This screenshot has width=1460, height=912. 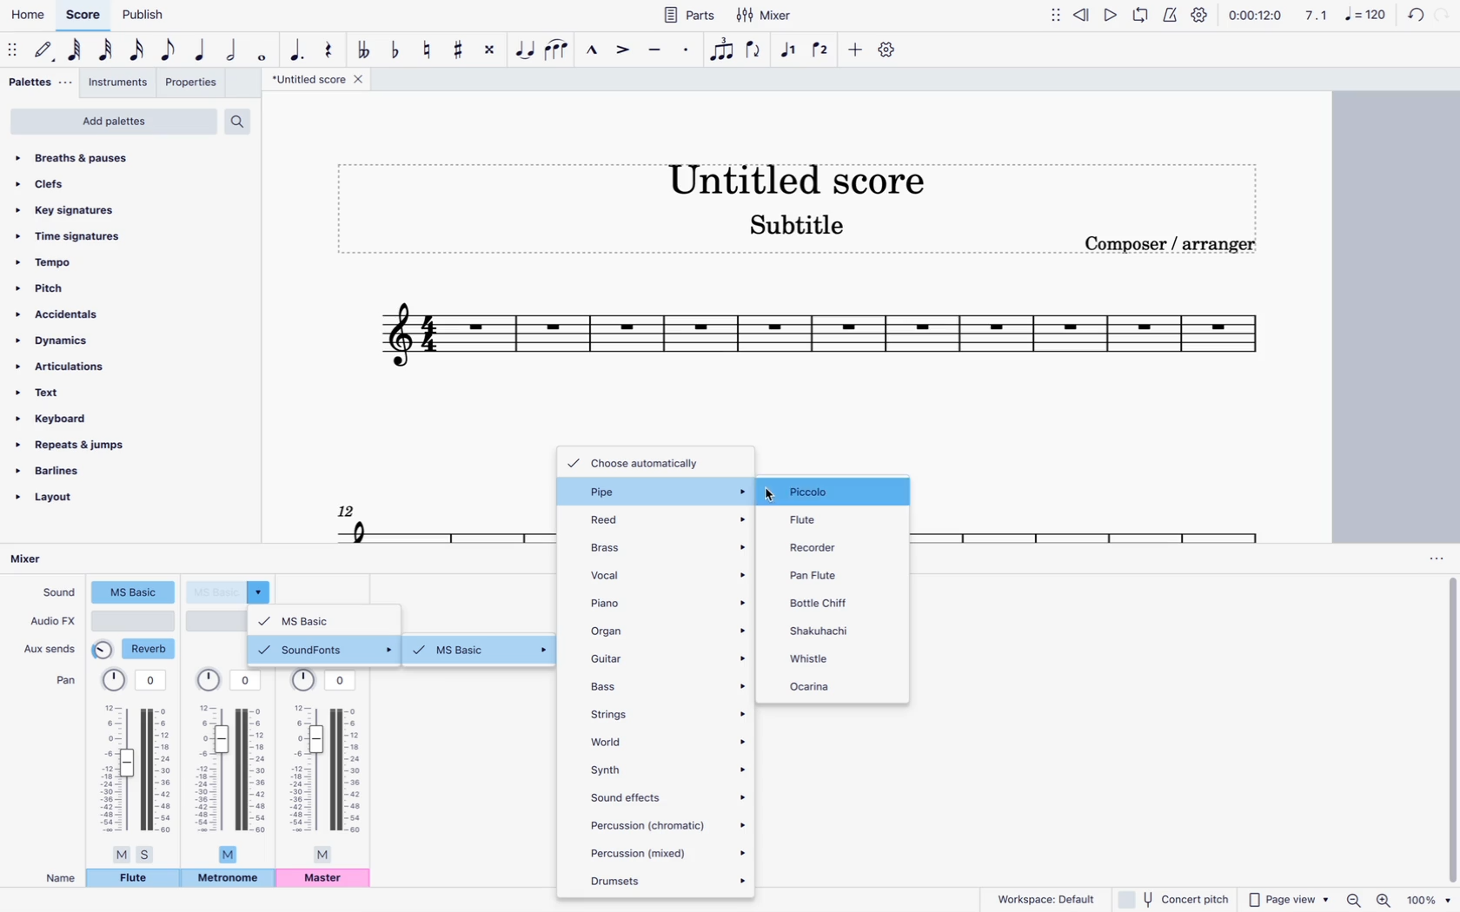 I want to click on sound type, so click(x=133, y=593).